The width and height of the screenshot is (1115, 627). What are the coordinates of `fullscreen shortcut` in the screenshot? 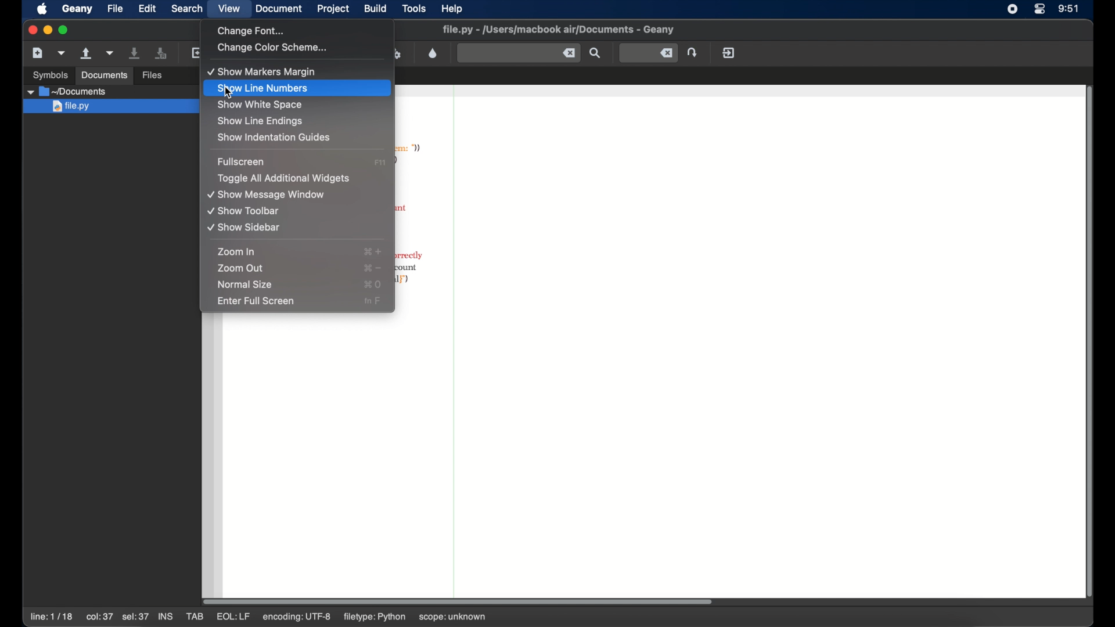 It's located at (381, 163).